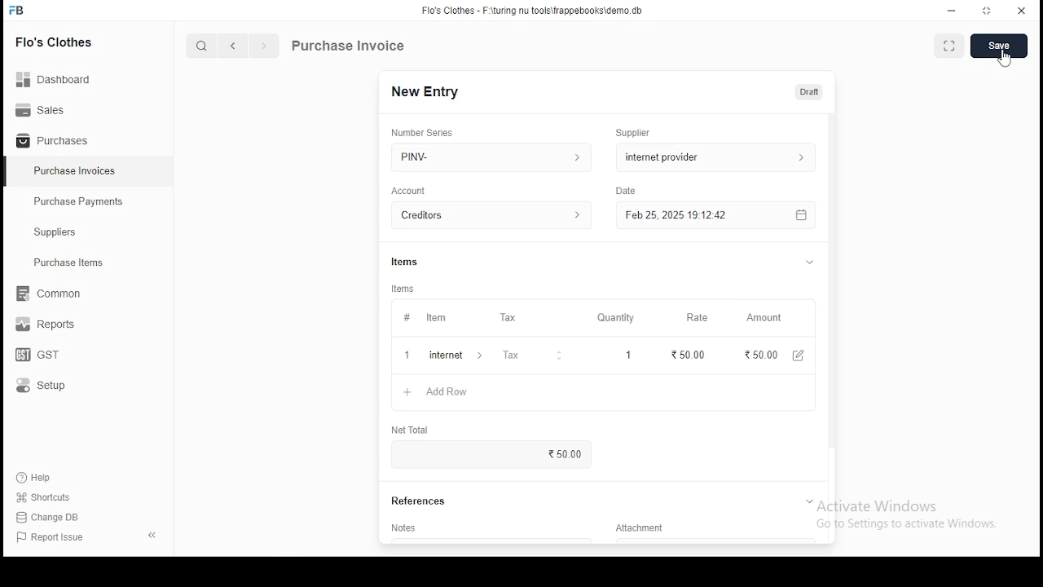 This screenshot has height=587, width=1043. What do you see at coordinates (407, 319) in the screenshot?
I see `#` at bounding box center [407, 319].